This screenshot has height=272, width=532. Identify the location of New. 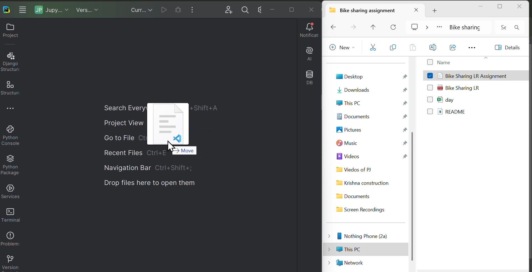
(342, 48).